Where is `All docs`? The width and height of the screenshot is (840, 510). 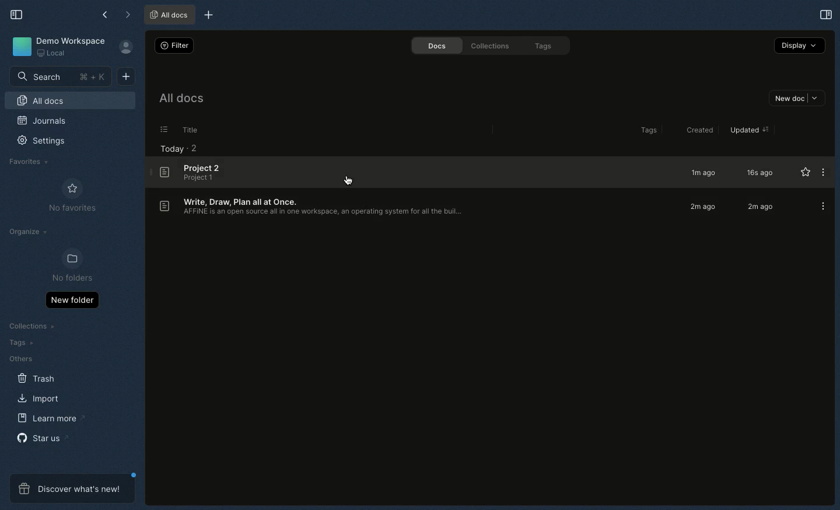 All docs is located at coordinates (180, 99).